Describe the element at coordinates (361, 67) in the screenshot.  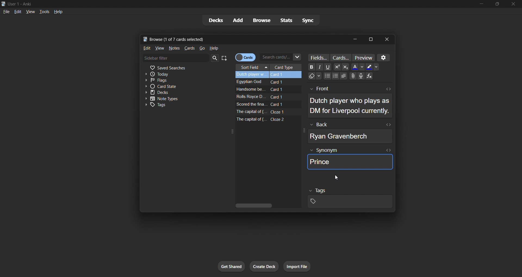
I see `Down -arrow` at that location.